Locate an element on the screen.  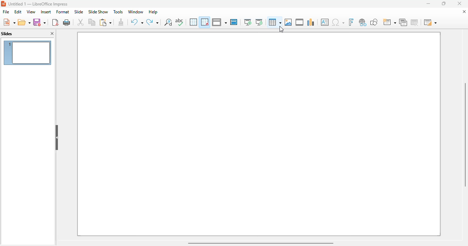
duplicate slide is located at coordinates (403, 22).